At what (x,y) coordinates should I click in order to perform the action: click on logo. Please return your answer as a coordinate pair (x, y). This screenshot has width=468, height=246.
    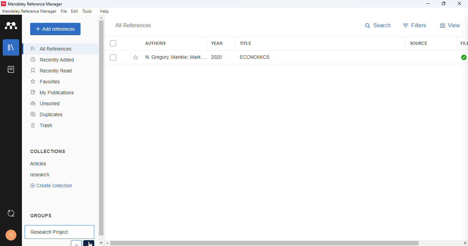
    Looking at the image, I should click on (3, 4).